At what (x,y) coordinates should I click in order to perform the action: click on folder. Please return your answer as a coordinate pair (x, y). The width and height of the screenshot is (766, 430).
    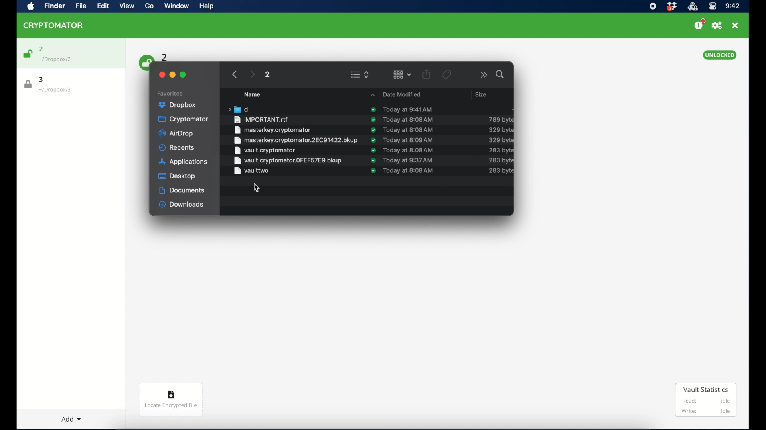
    Looking at the image, I should click on (238, 109).